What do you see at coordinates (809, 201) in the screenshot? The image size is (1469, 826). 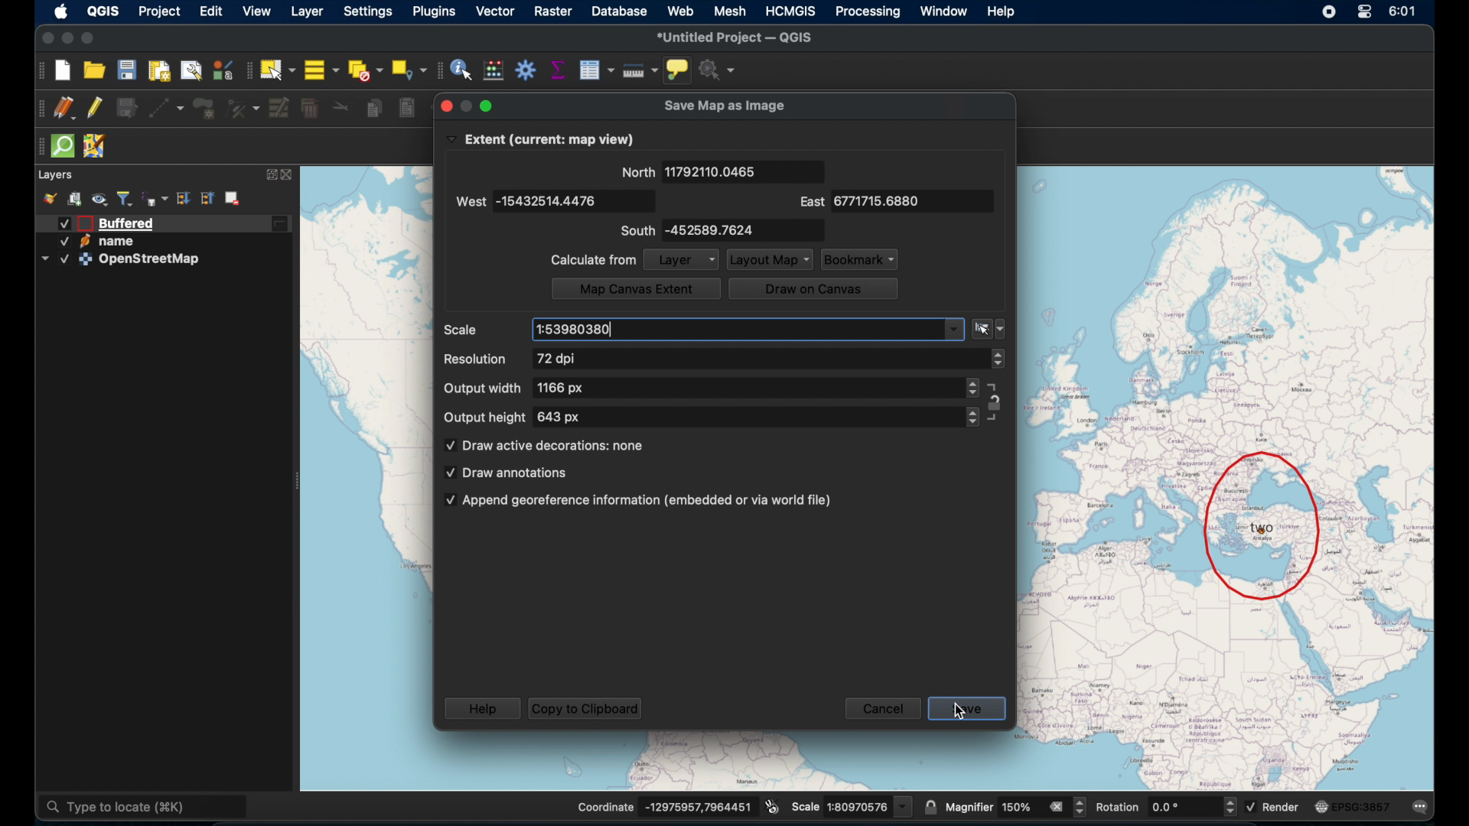 I see `east` at bounding box center [809, 201].